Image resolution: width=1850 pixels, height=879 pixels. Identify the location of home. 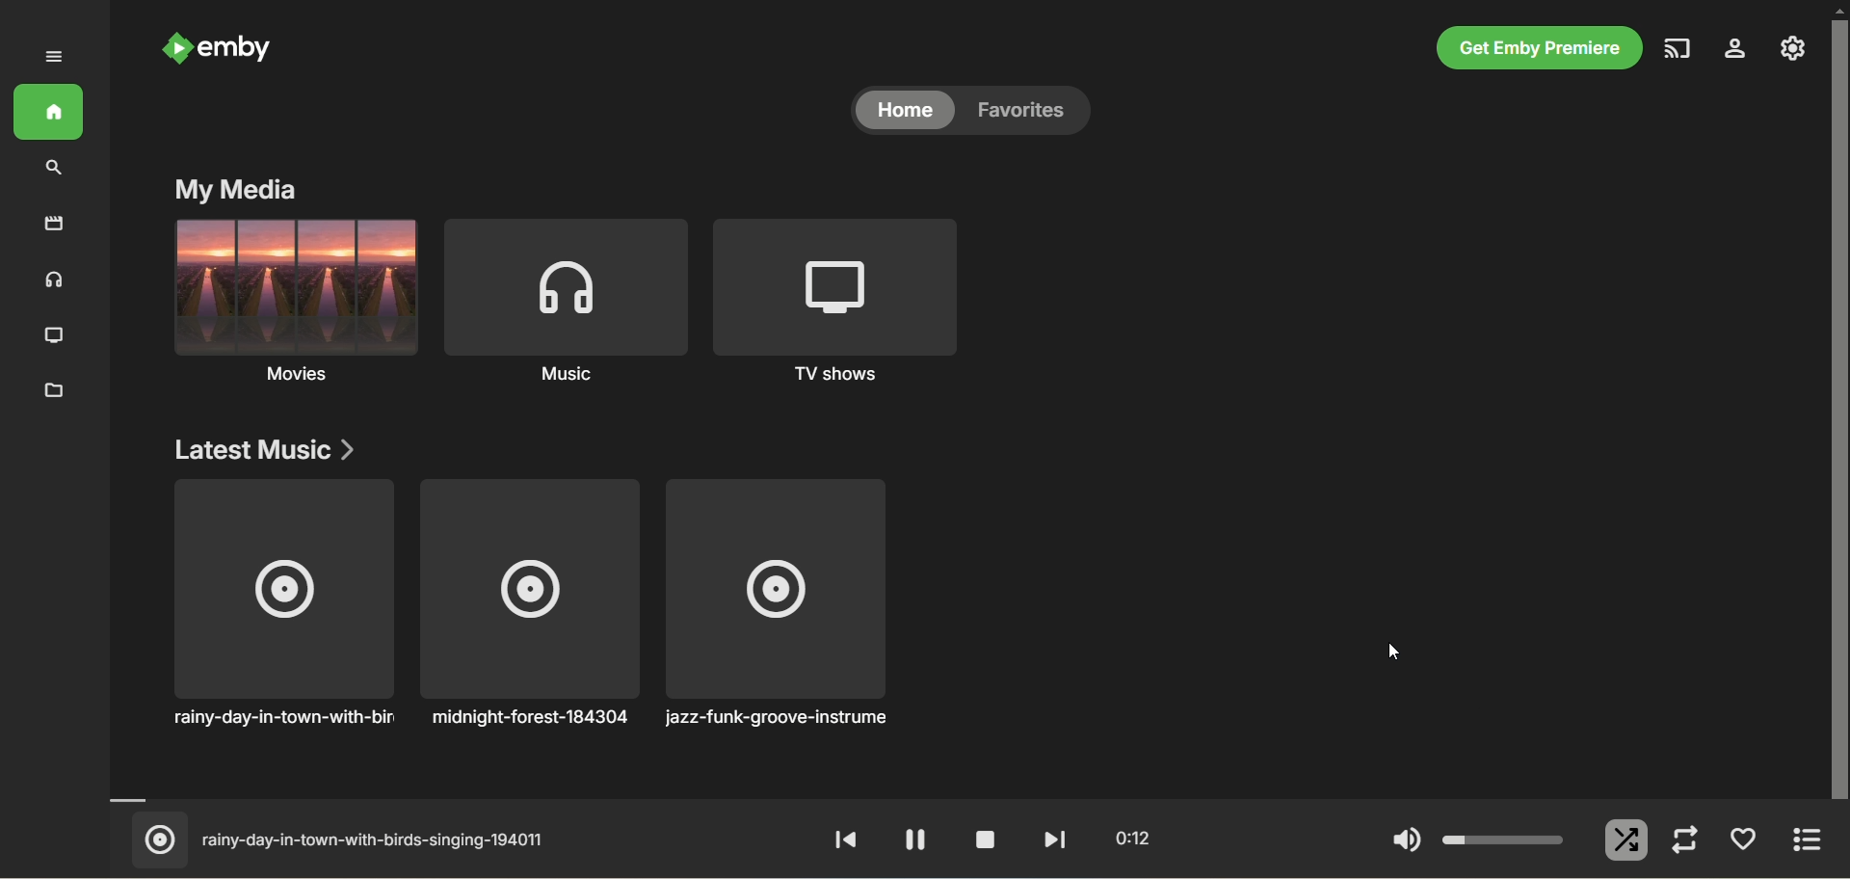
(47, 113).